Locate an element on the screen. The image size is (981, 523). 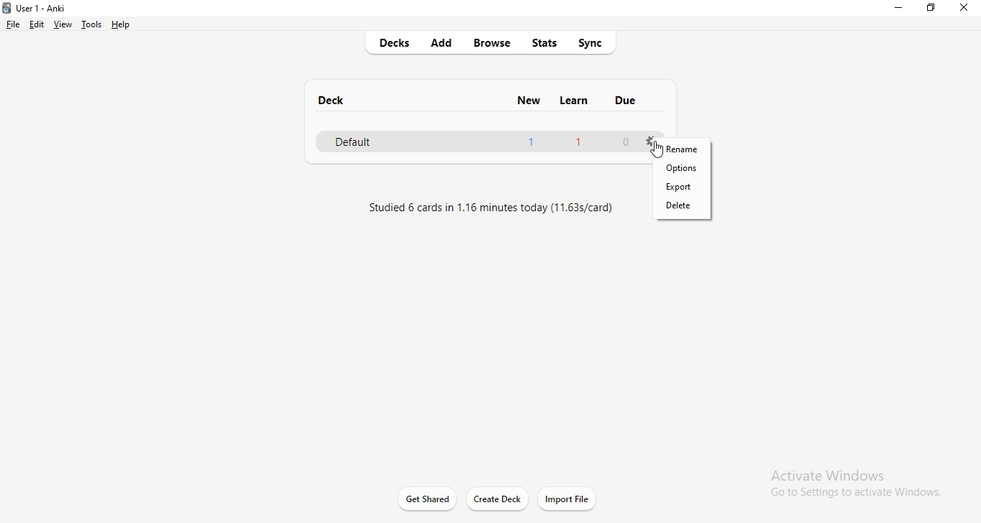
deck is located at coordinates (327, 98).